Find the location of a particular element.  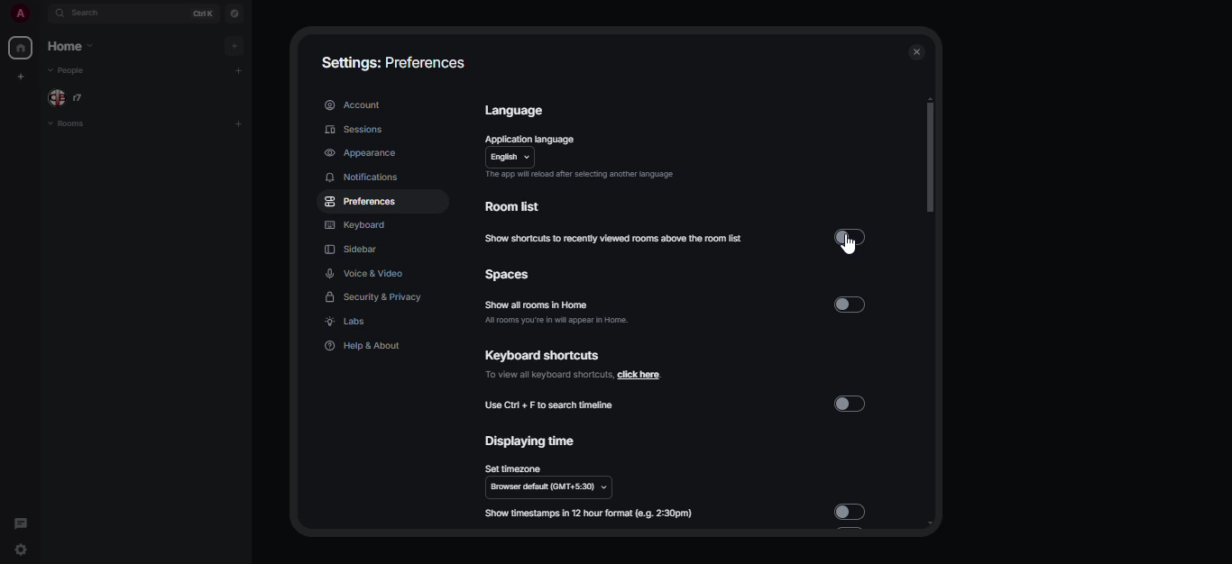

people is located at coordinates (73, 71).